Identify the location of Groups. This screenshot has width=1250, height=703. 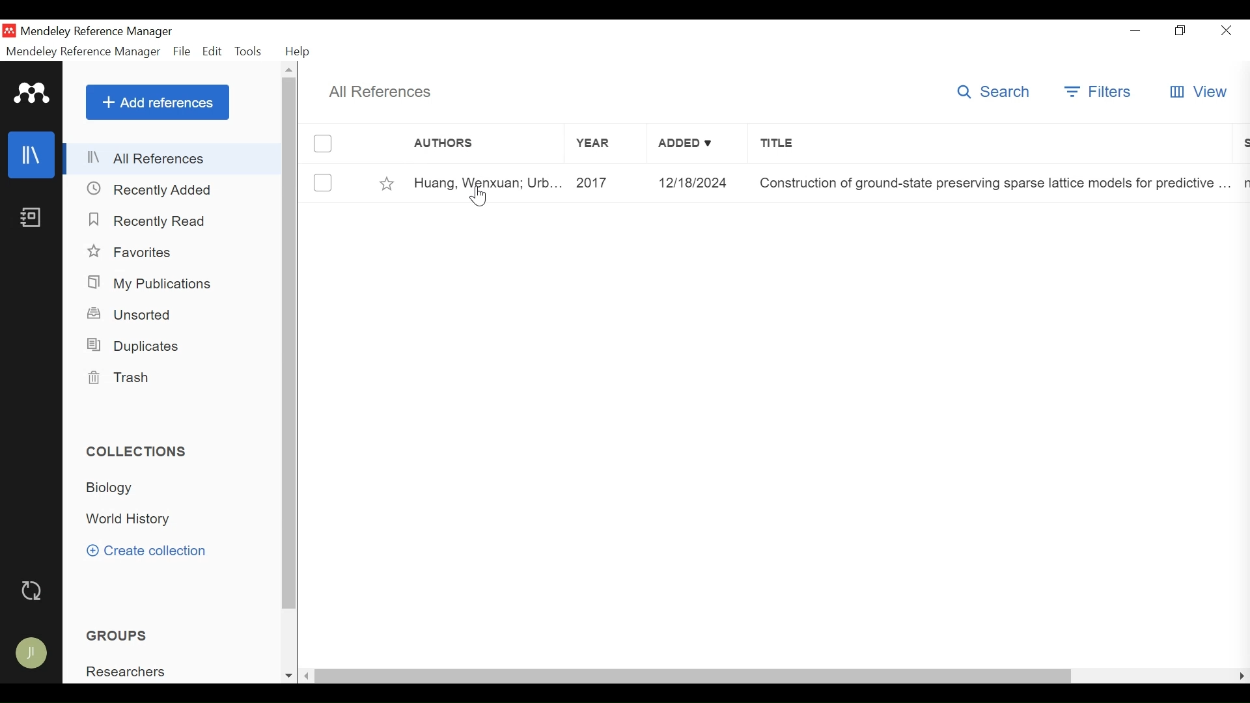
(122, 636).